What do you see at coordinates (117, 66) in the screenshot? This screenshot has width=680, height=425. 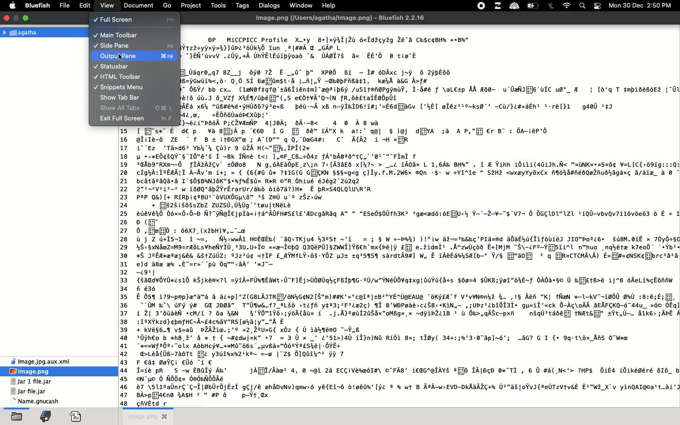 I see `statusbar` at bounding box center [117, 66].